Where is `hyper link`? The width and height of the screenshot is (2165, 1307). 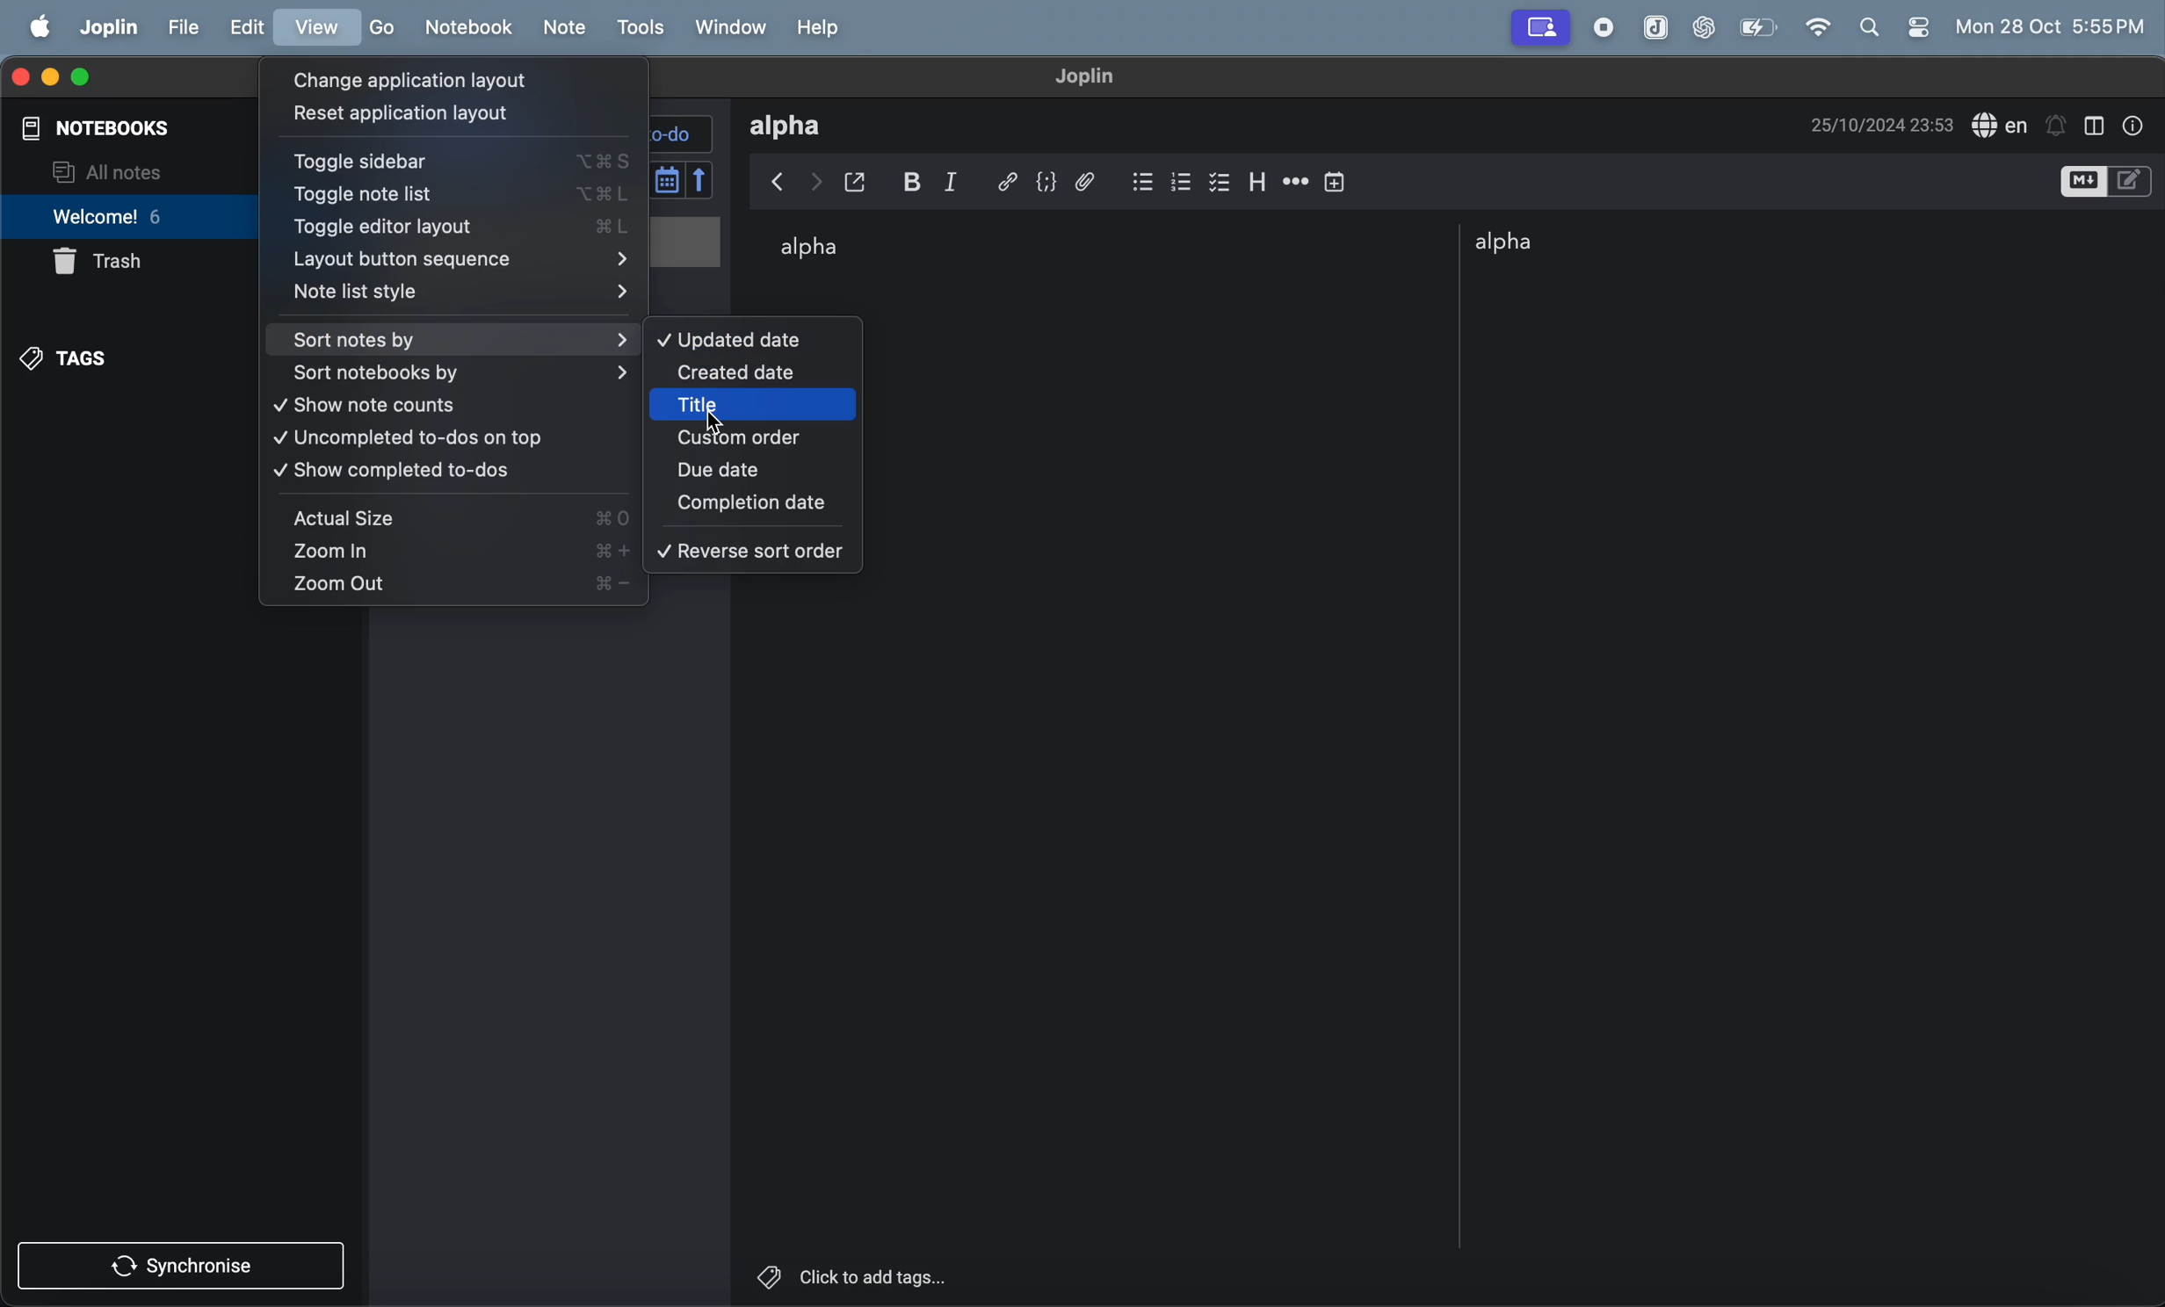
hyper link is located at coordinates (1010, 179).